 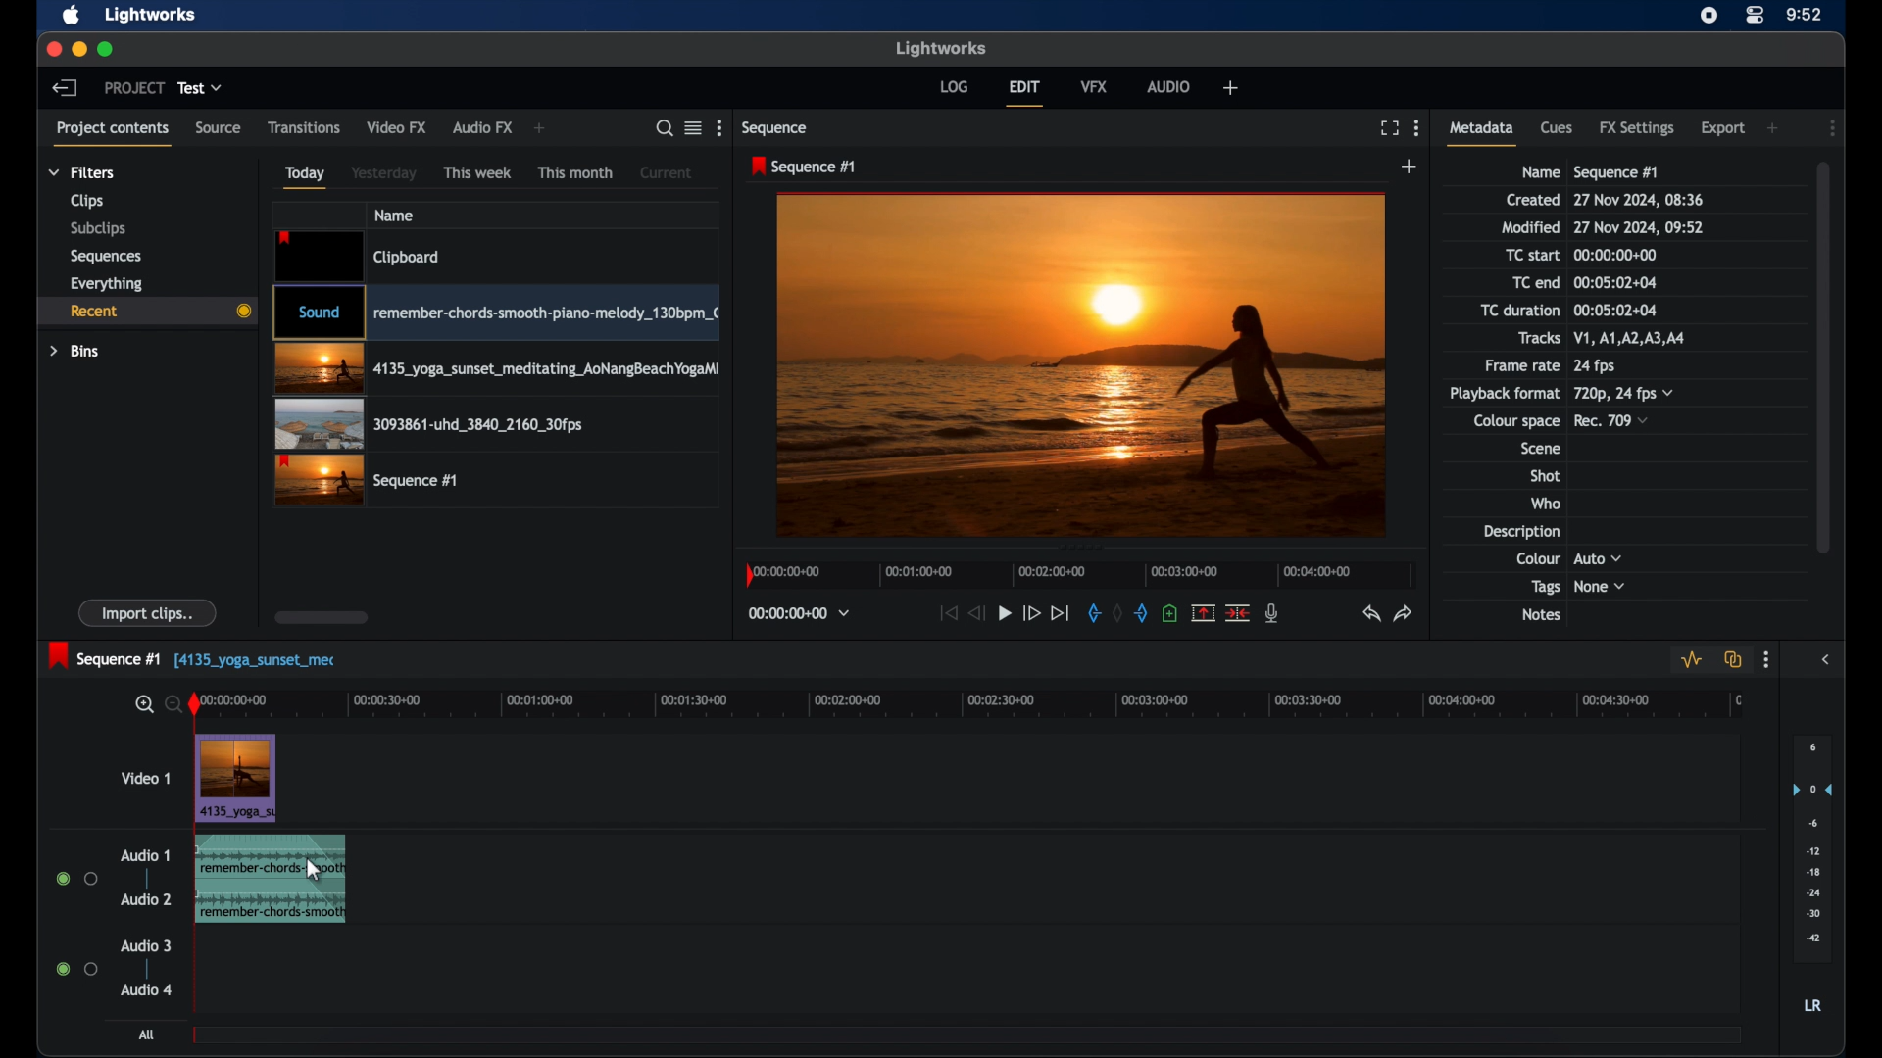 What do you see at coordinates (694, 127) in the screenshot?
I see `google list or tile view` at bounding box center [694, 127].